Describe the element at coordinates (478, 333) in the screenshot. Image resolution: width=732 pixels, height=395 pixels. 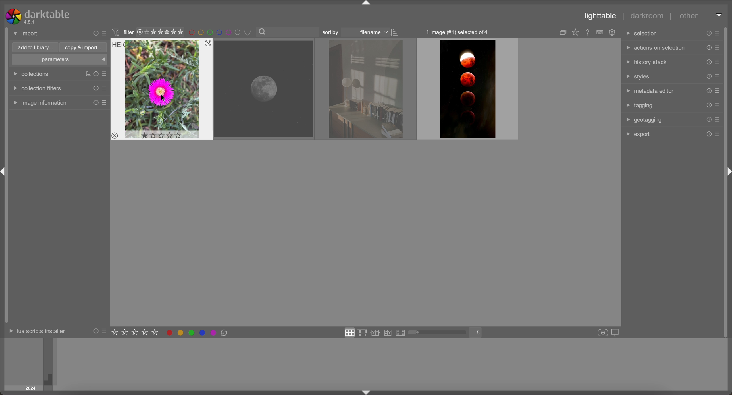
I see `5` at that location.